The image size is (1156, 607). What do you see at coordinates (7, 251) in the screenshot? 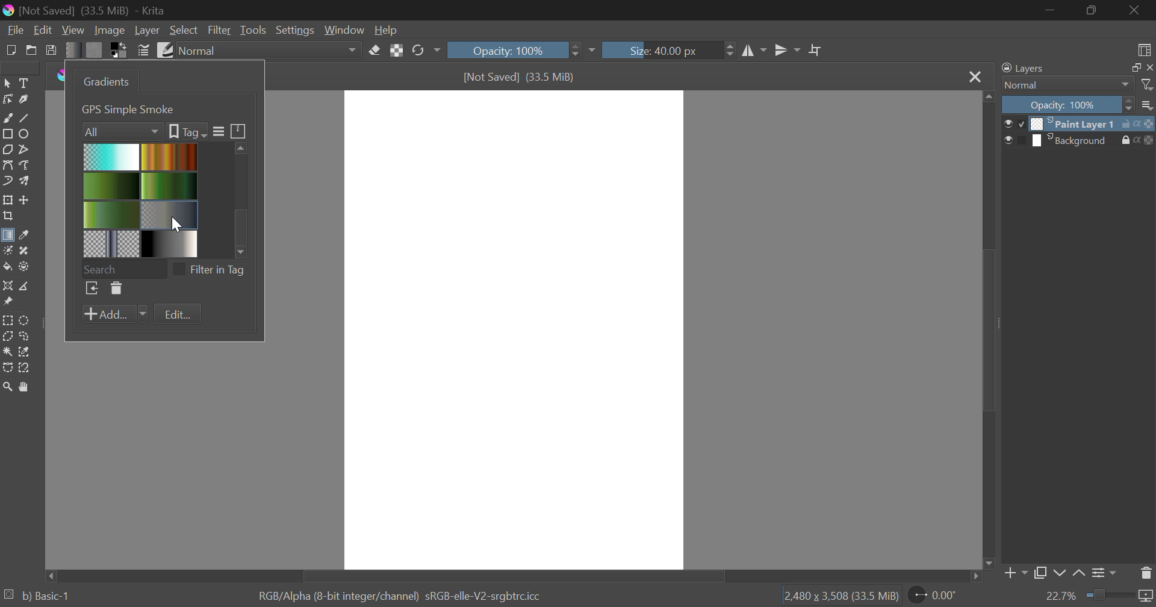
I see `Colorize Mask Tool` at bounding box center [7, 251].